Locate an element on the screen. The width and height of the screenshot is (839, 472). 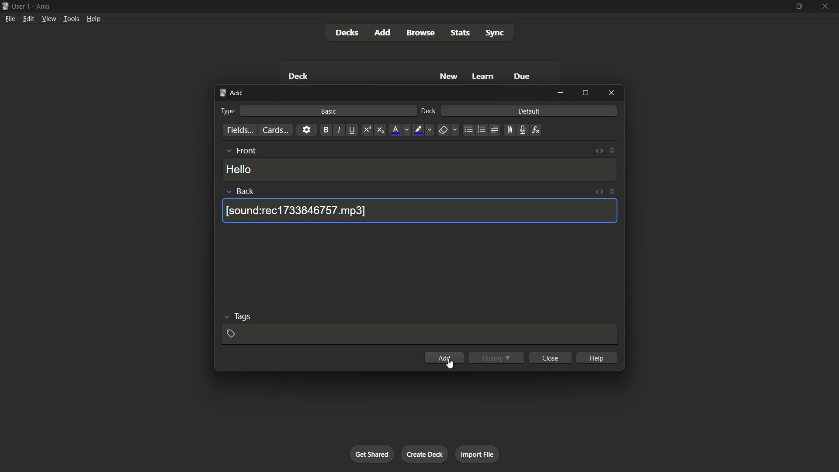
help is located at coordinates (597, 357).